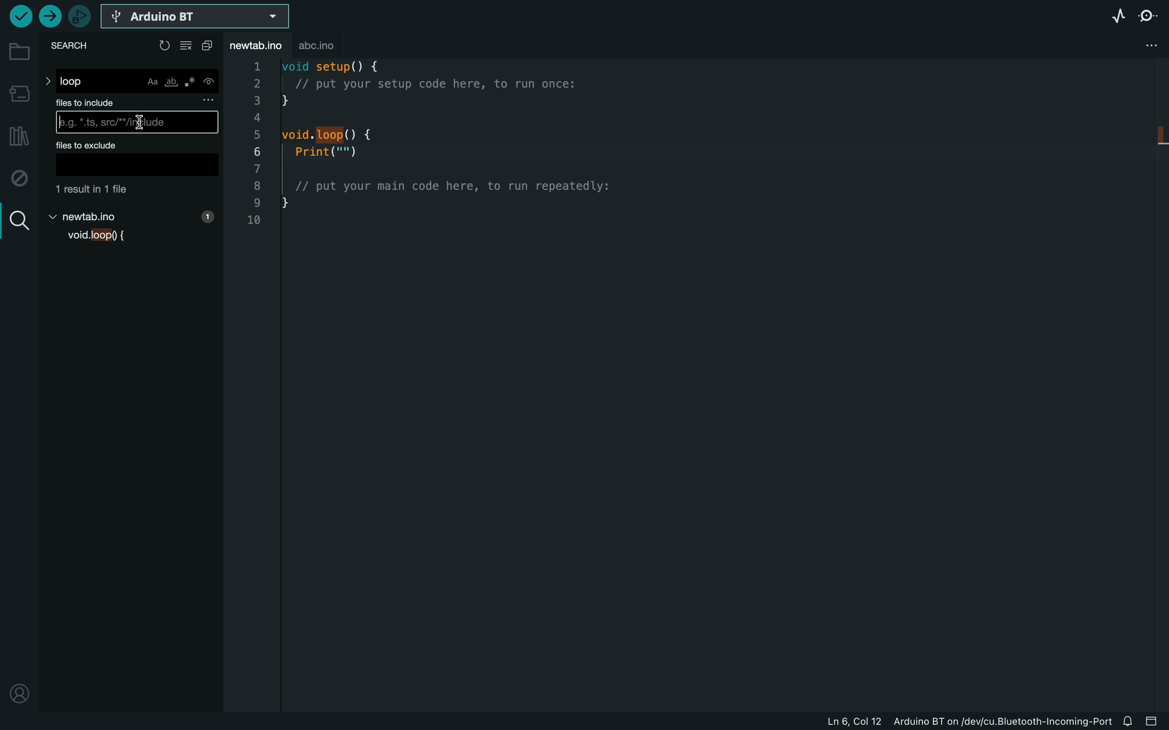 This screenshot has width=1169, height=730. I want to click on void setup() {// put your setup code here, to run once:}void. loop() {Print("")// put your main code here, to run repeatedly:}, so click(452, 154).